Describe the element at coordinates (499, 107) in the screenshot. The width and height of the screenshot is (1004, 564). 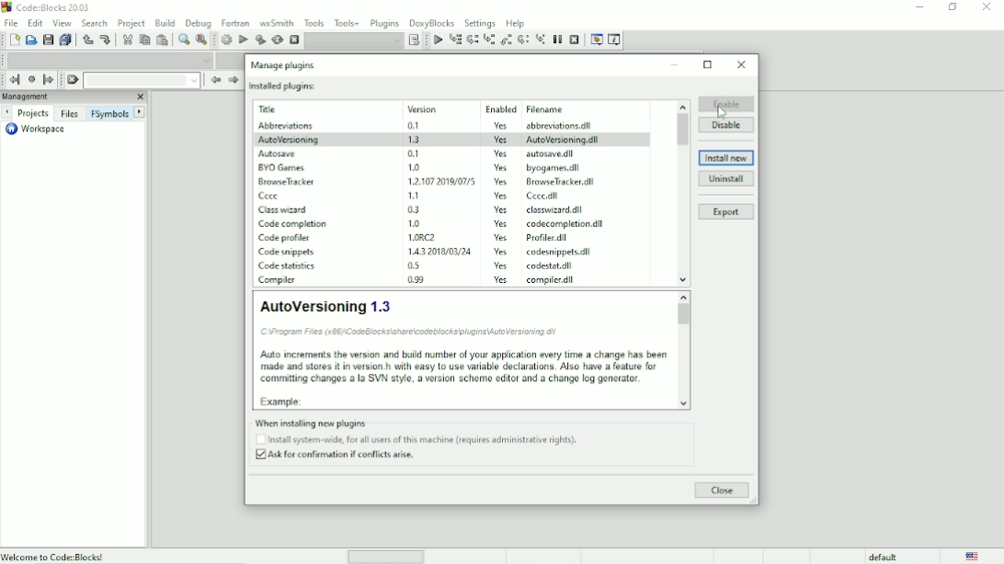
I see `Enabled` at that location.